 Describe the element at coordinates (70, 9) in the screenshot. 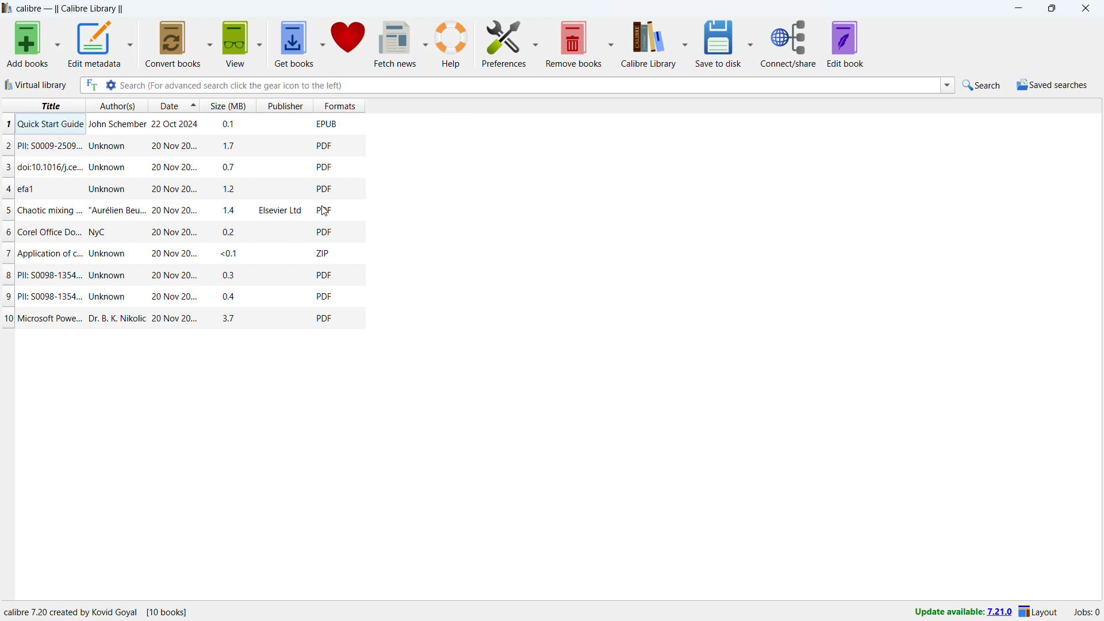

I see `title` at that location.